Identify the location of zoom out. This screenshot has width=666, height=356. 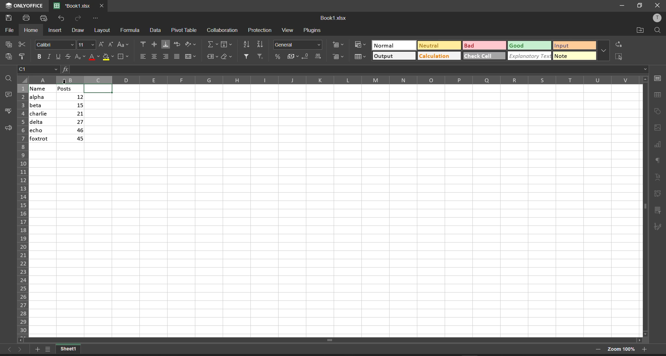
(598, 349).